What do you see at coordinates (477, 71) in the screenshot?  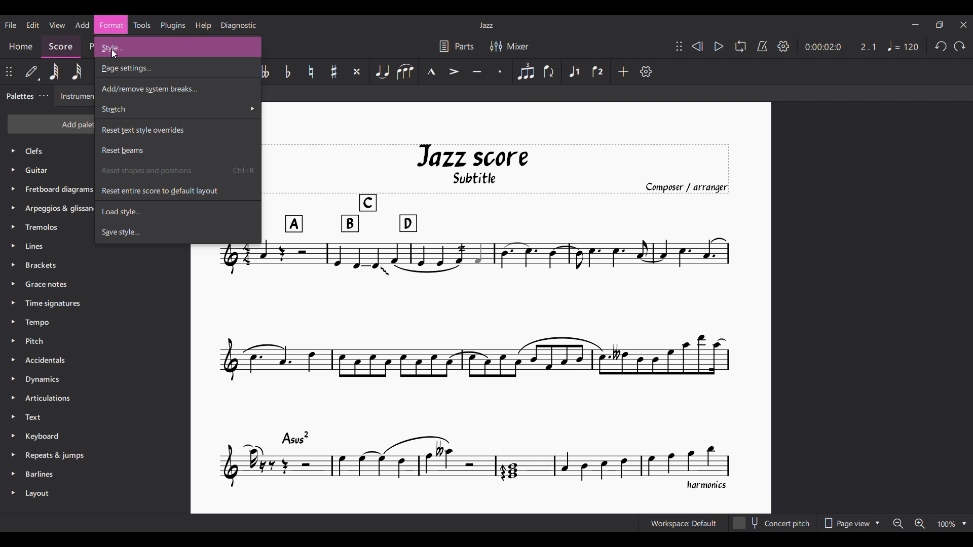 I see `Tenuto` at bounding box center [477, 71].